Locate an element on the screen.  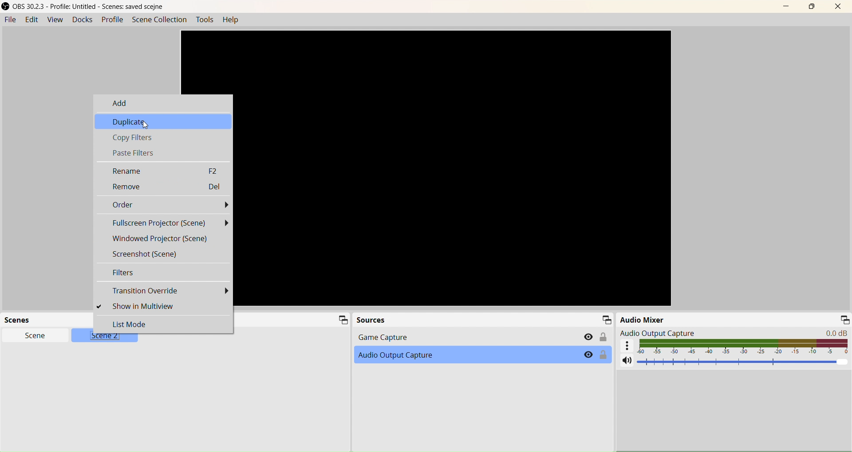
Lock is located at coordinates (603, 336).